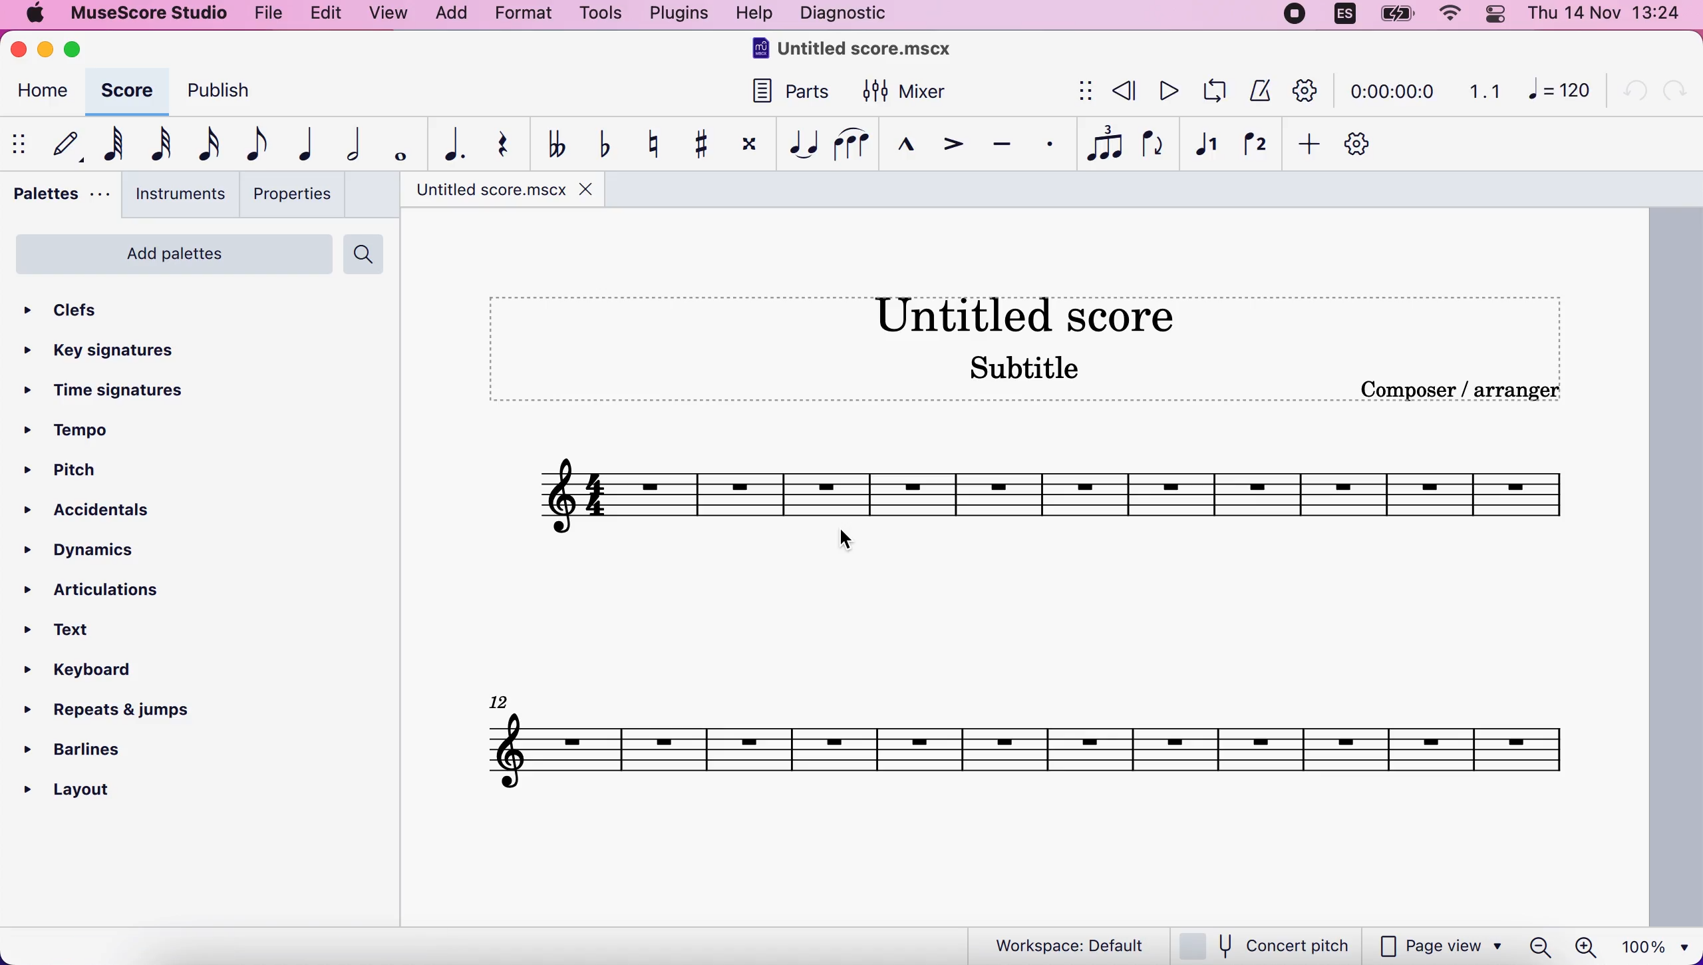  Describe the element at coordinates (1630, 95) in the screenshot. I see `undo` at that location.